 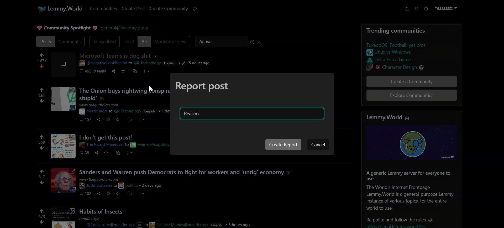 What do you see at coordinates (417, 9) in the screenshot?
I see `Unread message` at bounding box center [417, 9].